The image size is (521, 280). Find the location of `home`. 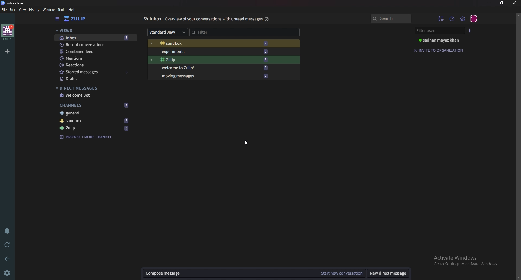

home is located at coordinates (7, 33).